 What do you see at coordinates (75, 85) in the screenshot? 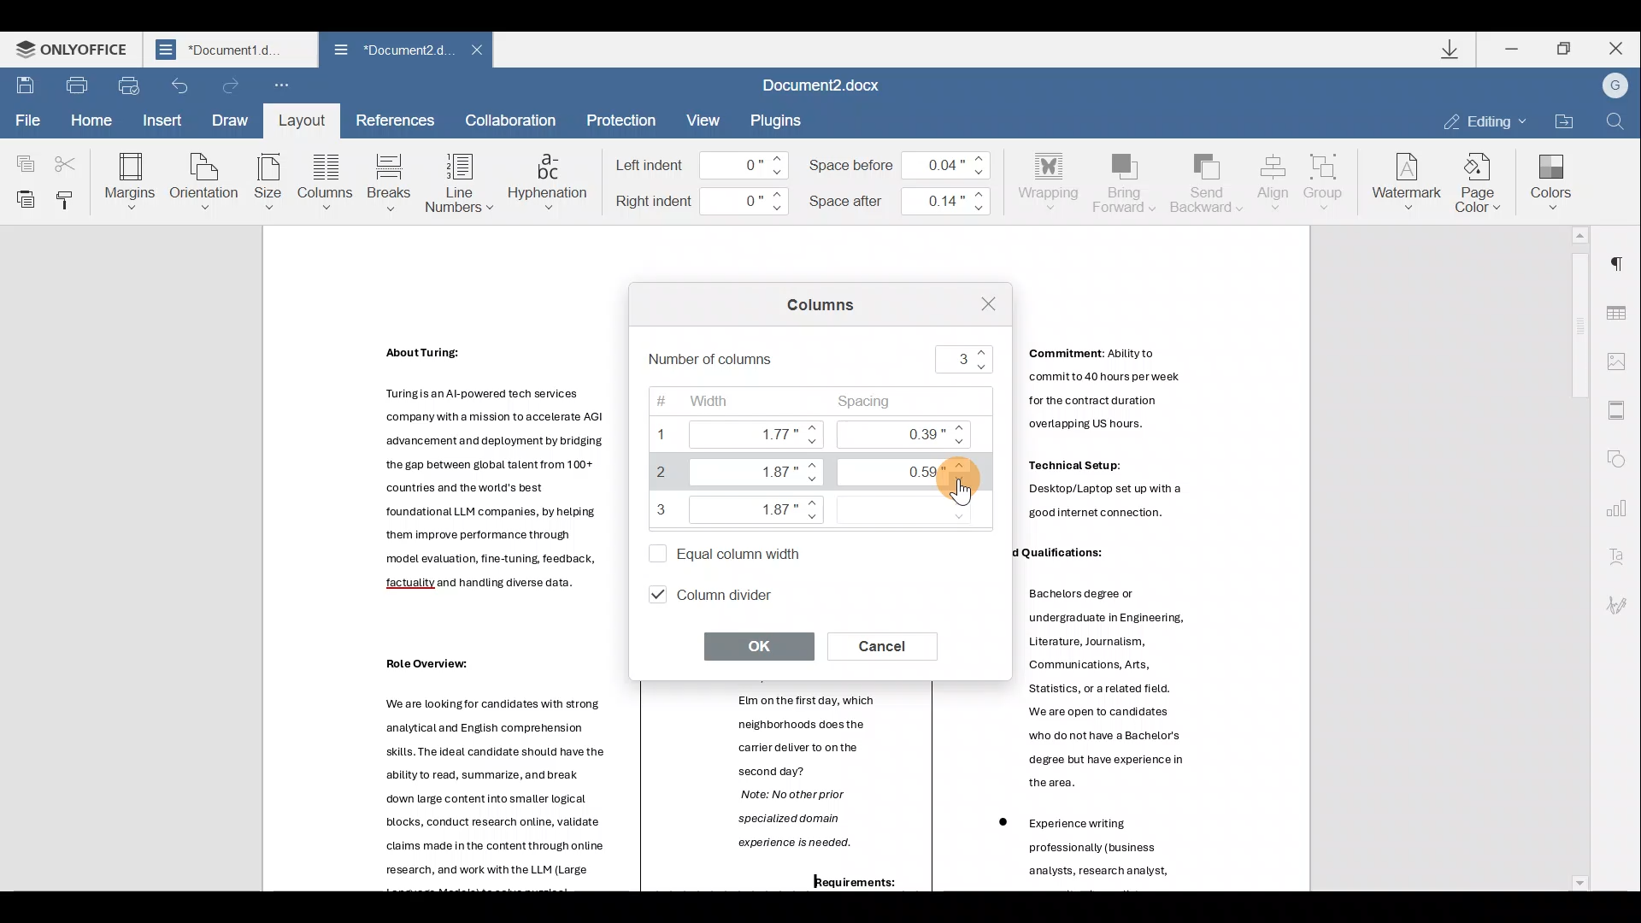
I see `Print file` at bounding box center [75, 85].